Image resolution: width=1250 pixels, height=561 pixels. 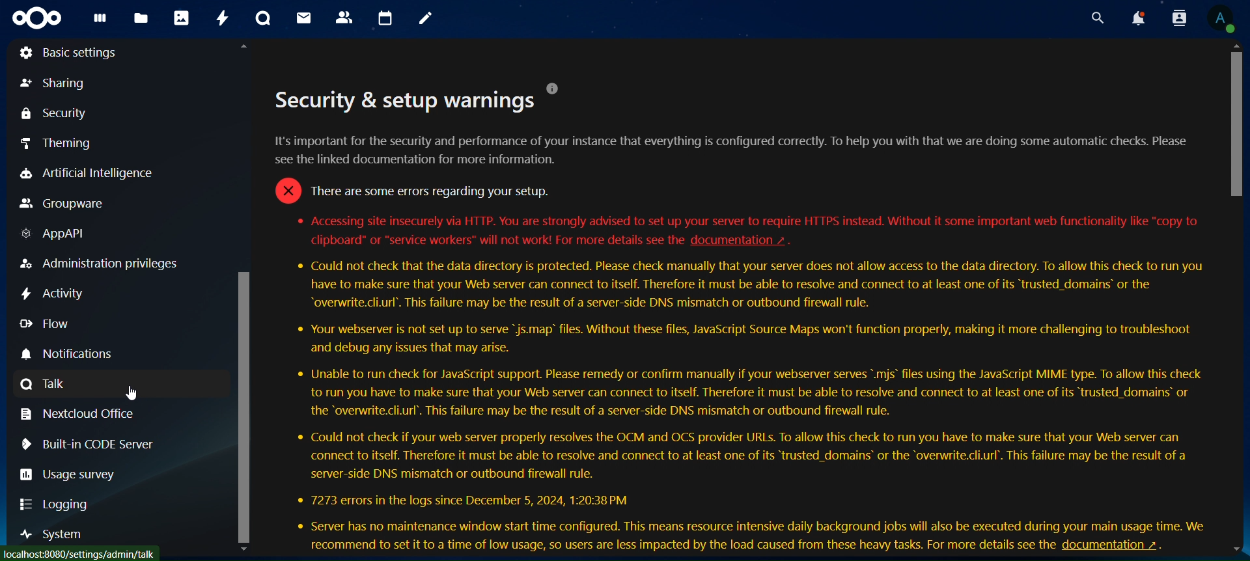 I want to click on usage survey, so click(x=65, y=476).